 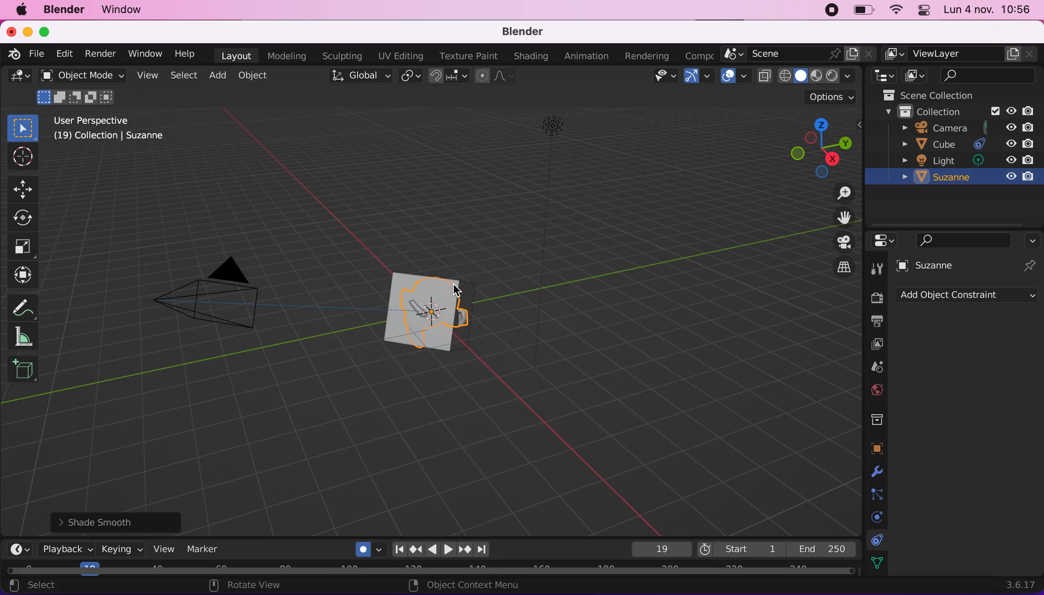 I want to click on shading, so click(x=530, y=56).